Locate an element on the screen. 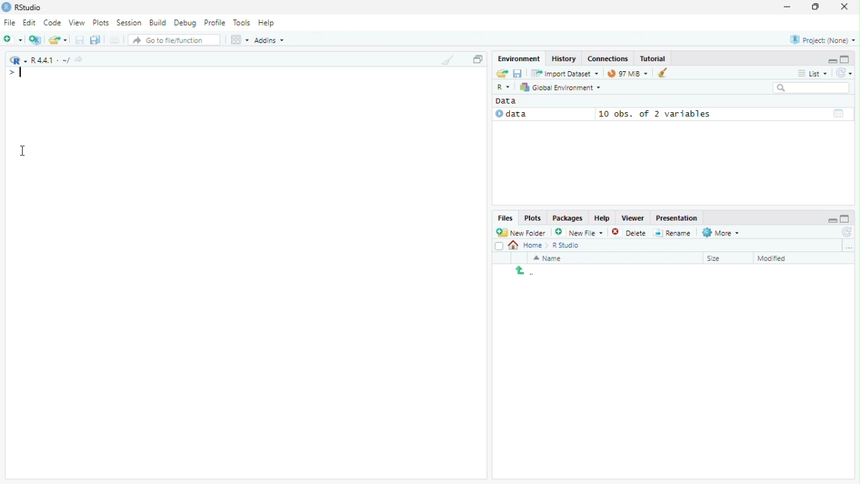 This screenshot has width=860, height=484. Viewer is located at coordinates (632, 218).